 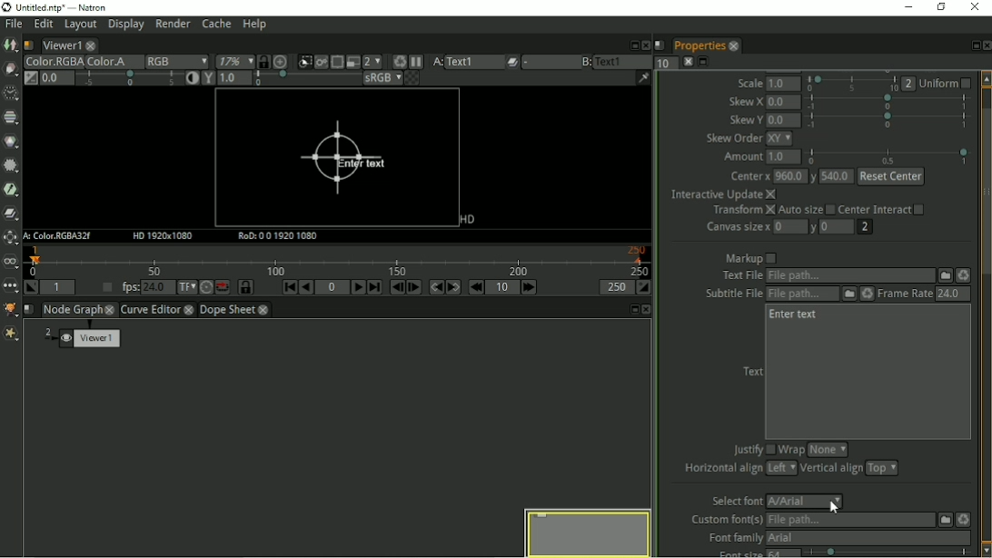 I want to click on 0, so click(x=838, y=225).